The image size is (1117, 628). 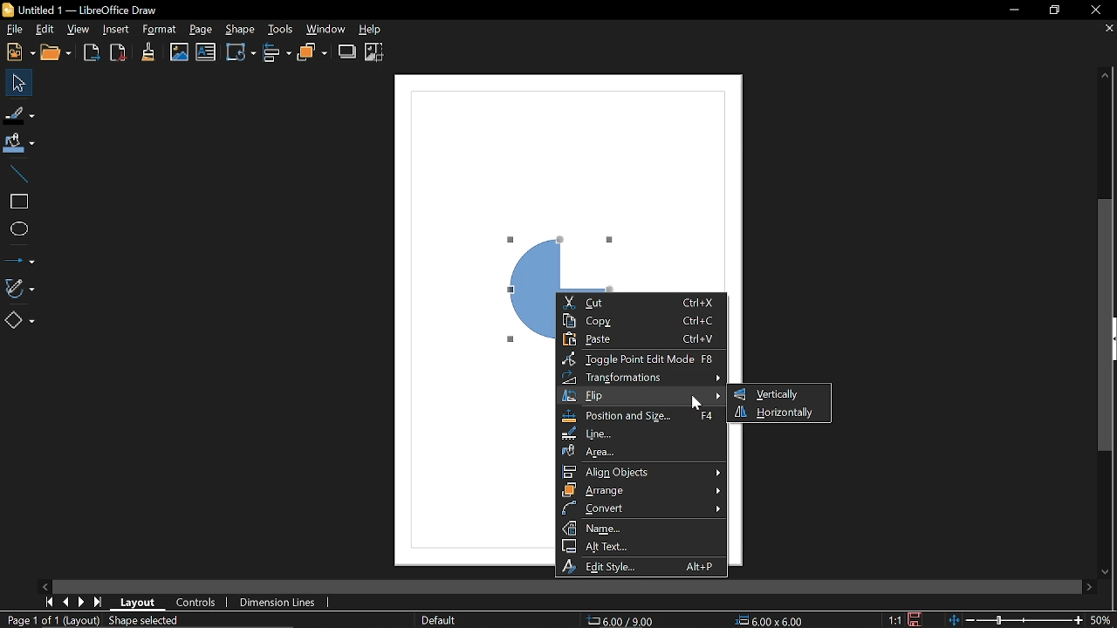 What do you see at coordinates (1107, 325) in the screenshot?
I see `Vertical scrollbar ` at bounding box center [1107, 325].